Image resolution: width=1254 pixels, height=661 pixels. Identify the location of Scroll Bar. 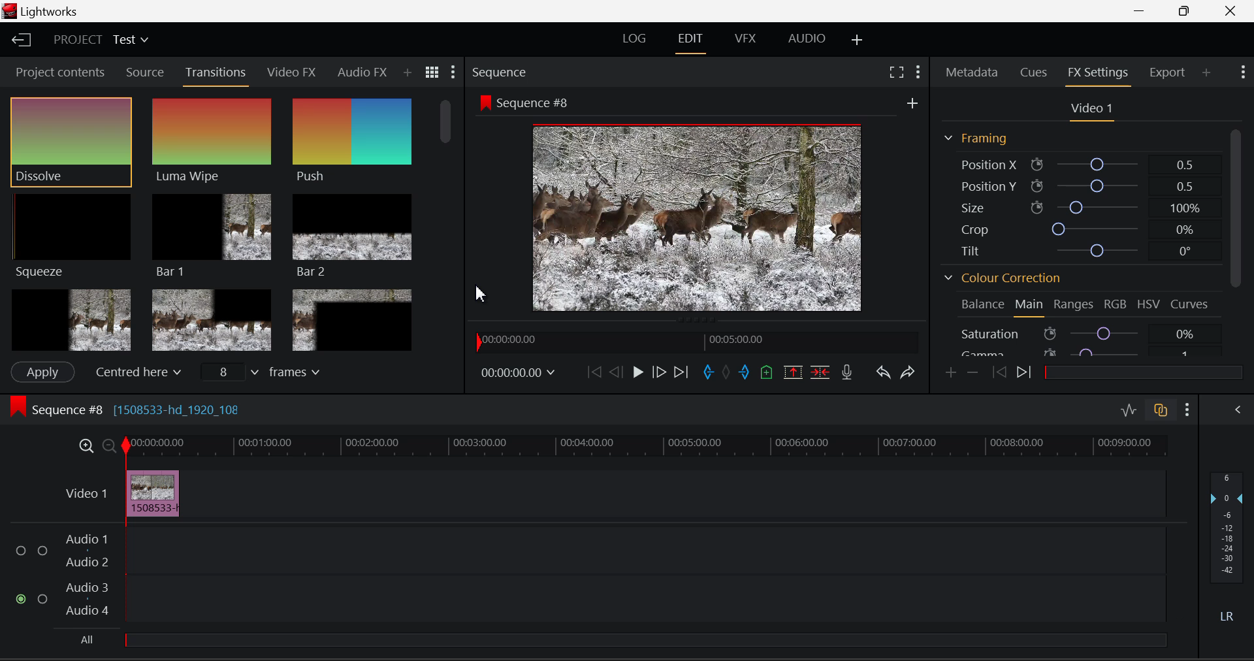
(1236, 243).